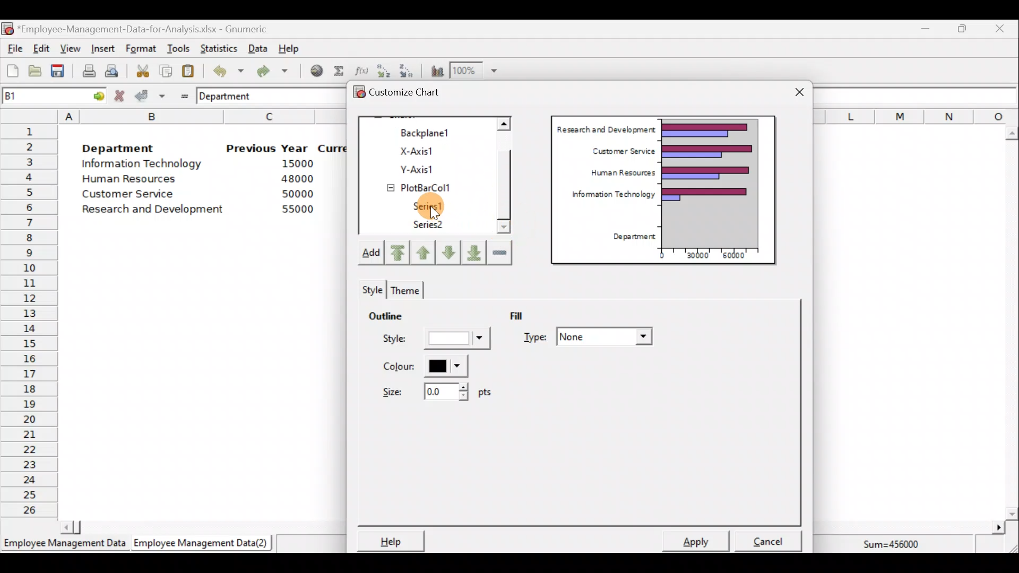 Image resolution: width=1019 pixels, height=573 pixels. I want to click on Department, so click(631, 237).